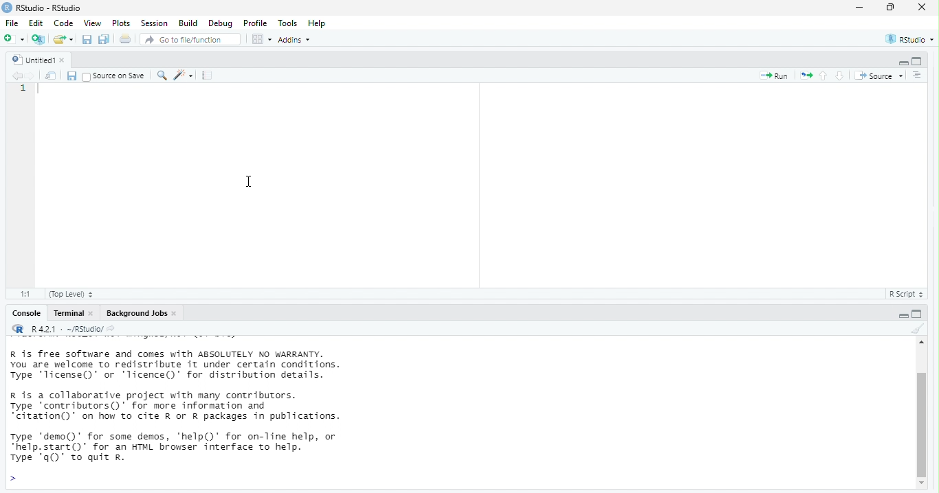  What do you see at coordinates (901, 60) in the screenshot?
I see `minimize` at bounding box center [901, 60].